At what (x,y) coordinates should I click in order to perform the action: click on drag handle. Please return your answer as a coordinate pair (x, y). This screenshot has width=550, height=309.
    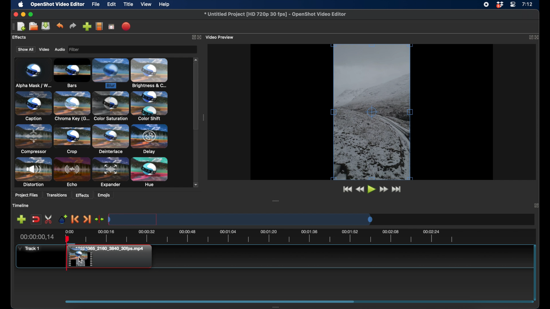
    Looking at the image, I should click on (276, 201).